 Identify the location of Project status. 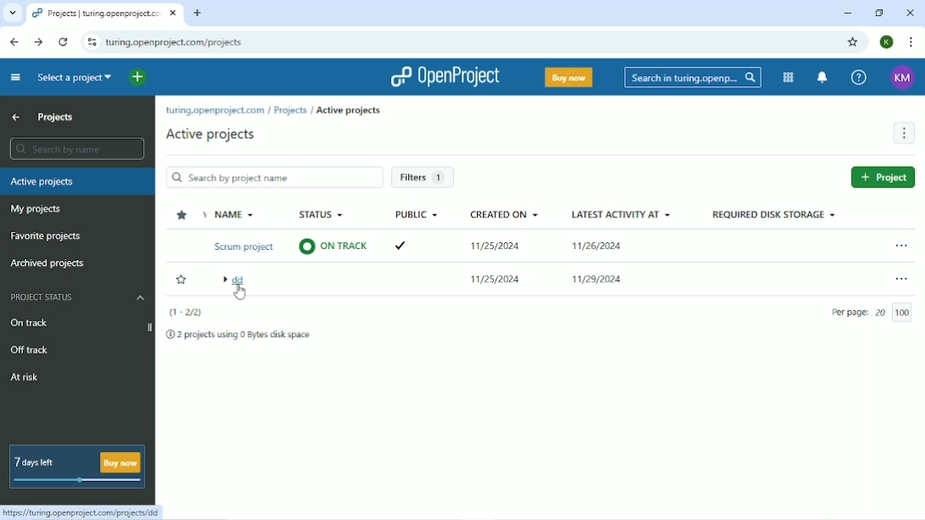
(78, 298).